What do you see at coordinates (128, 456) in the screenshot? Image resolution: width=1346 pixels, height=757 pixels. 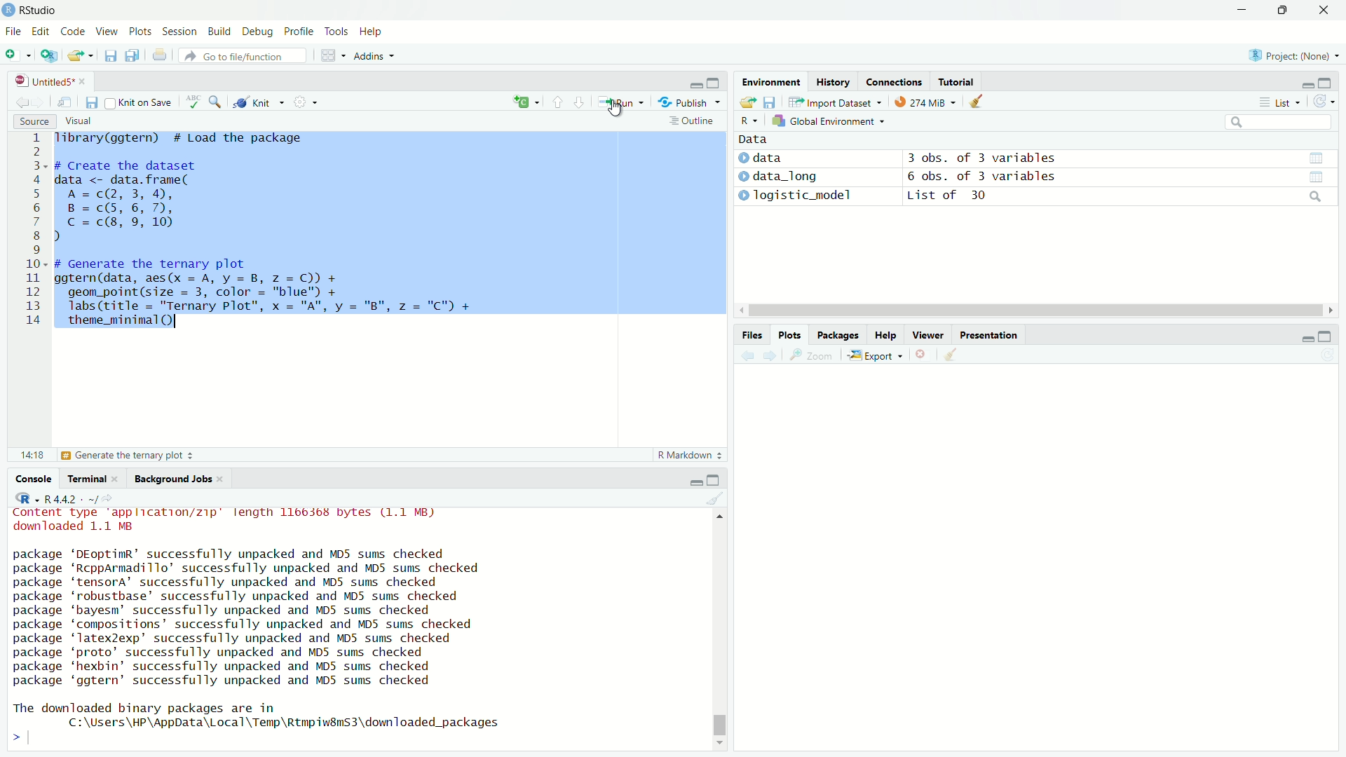 I see `Generate the ternary plot` at bounding box center [128, 456].